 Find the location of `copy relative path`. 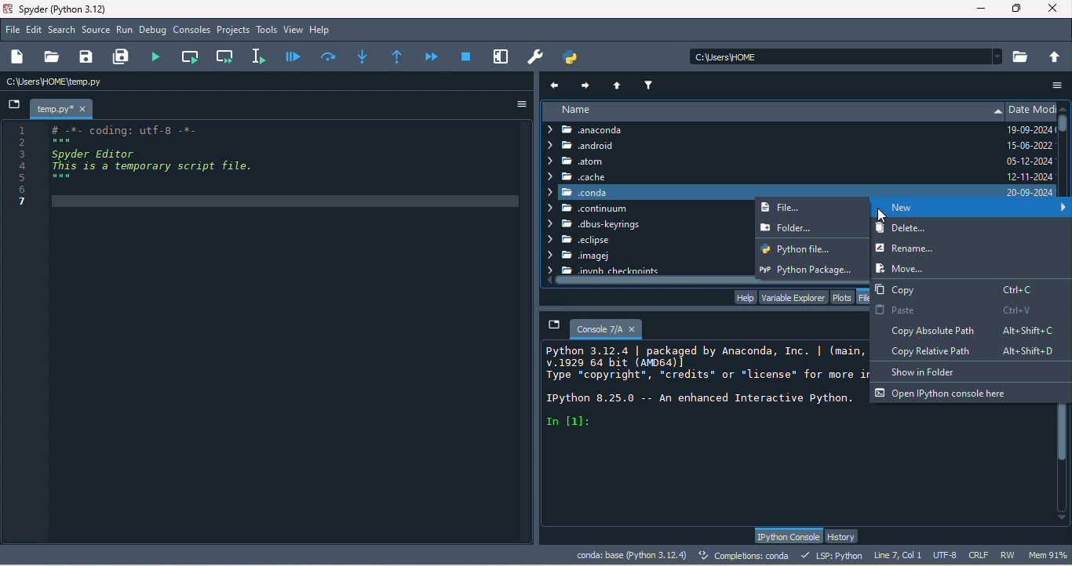

copy relative path is located at coordinates (978, 351).